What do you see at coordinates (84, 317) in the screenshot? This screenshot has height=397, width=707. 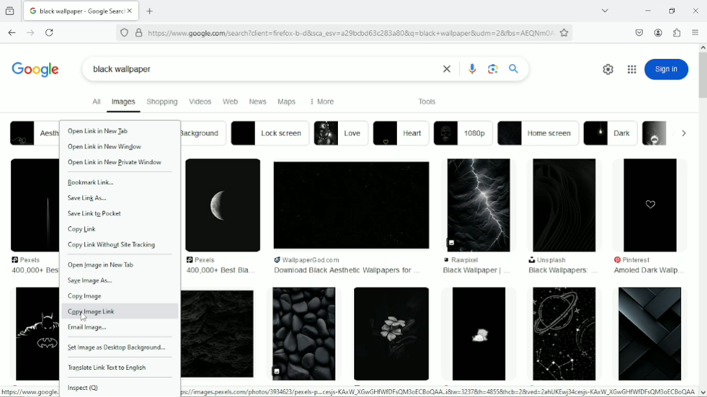 I see `cursor` at bounding box center [84, 317].